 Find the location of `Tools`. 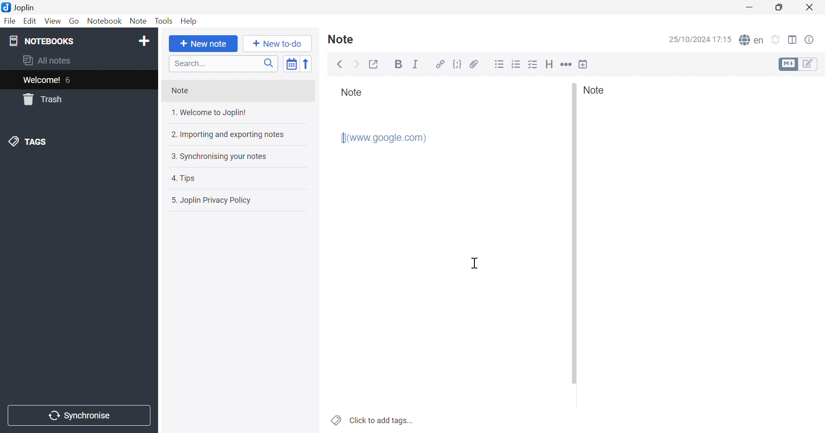

Tools is located at coordinates (163, 21).